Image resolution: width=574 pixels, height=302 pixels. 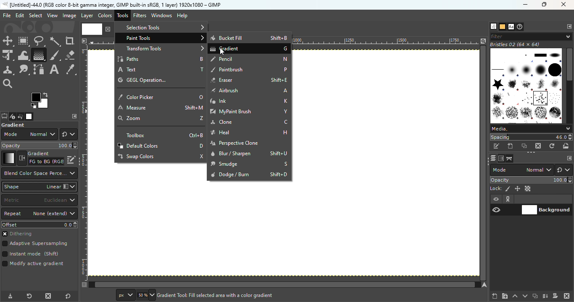 What do you see at coordinates (68, 134) in the screenshot?
I see `Switch to another group of modes` at bounding box center [68, 134].